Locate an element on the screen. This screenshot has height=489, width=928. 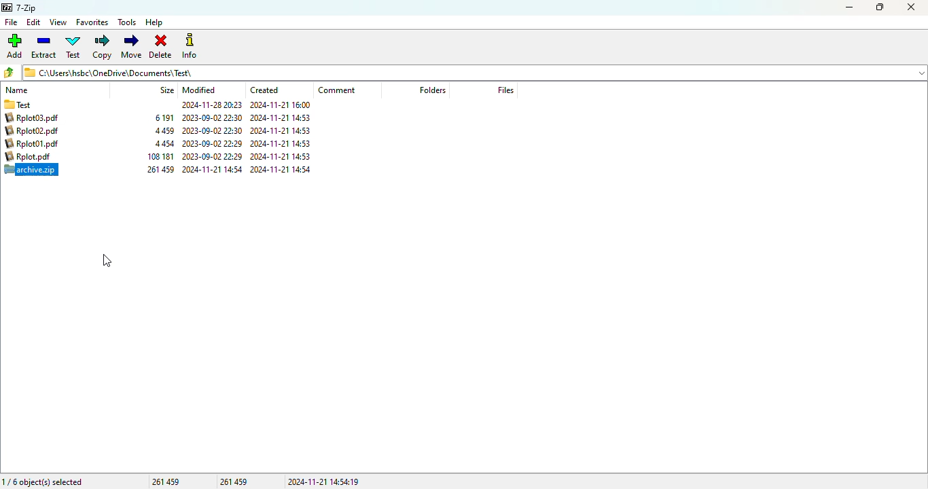
Rplot01.pdf 4454 2023-00-02 22:29 2024-11-21 14:53 is located at coordinates (36, 156).